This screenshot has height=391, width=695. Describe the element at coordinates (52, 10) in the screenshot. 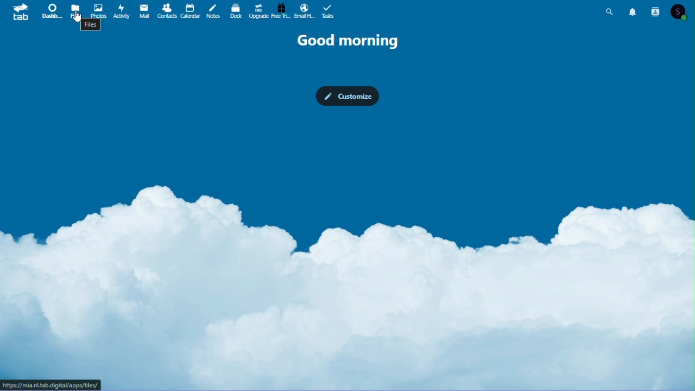

I see `dashboard` at that location.